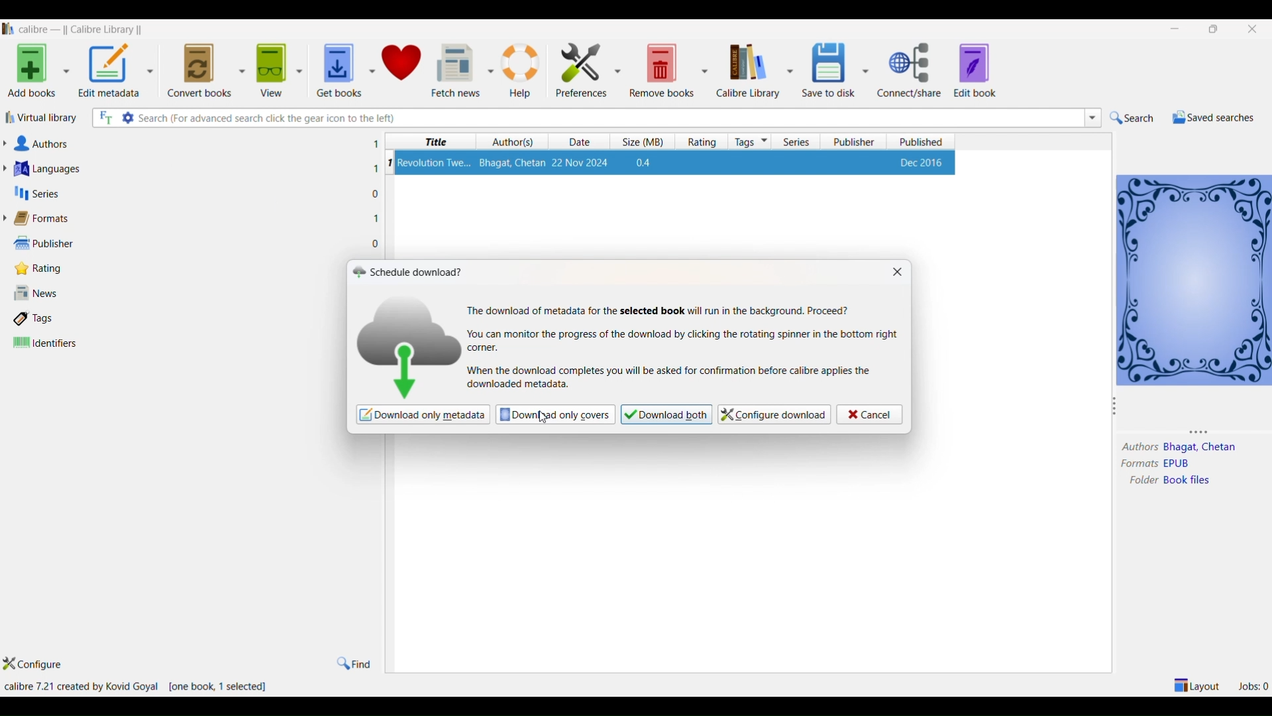 The width and height of the screenshot is (1272, 716). I want to click on add books, so click(29, 73).